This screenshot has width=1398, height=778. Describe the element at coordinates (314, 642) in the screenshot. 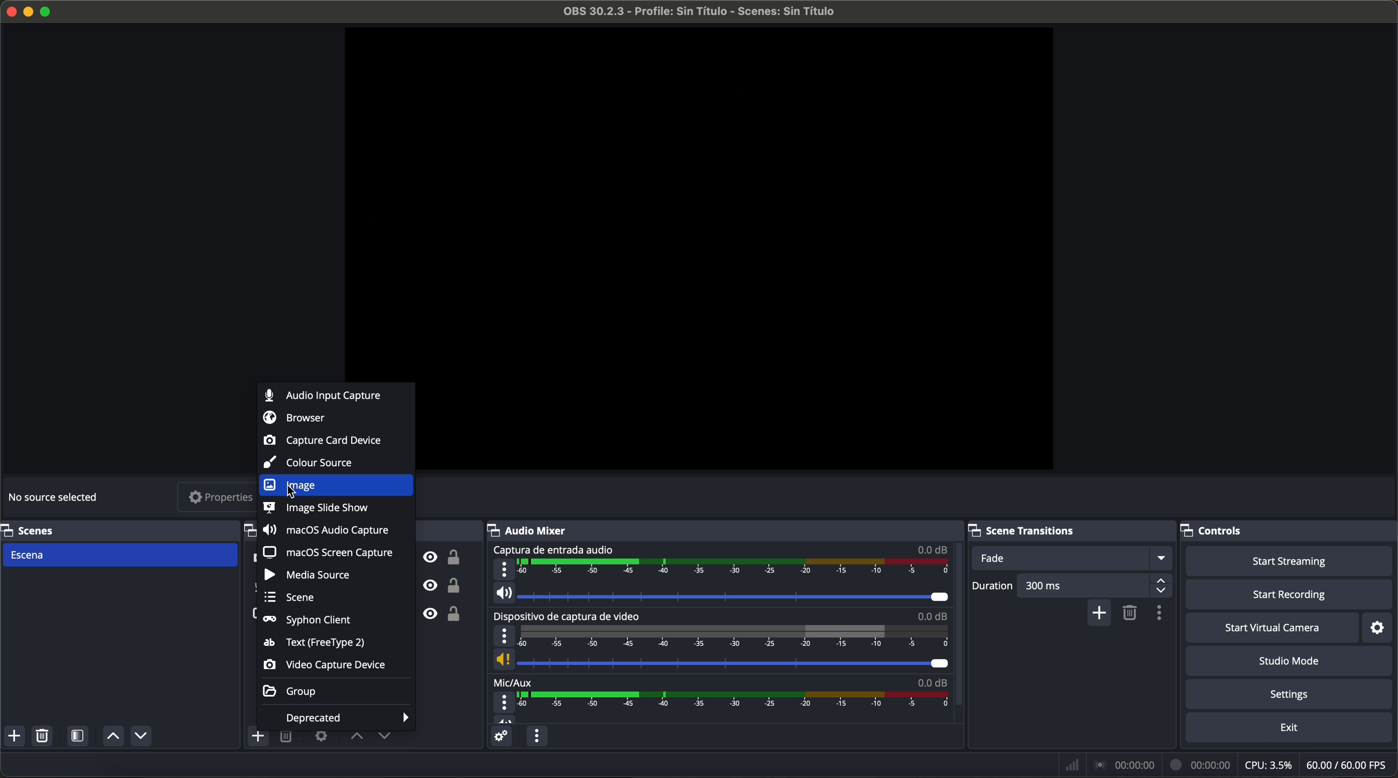

I see `text` at that location.